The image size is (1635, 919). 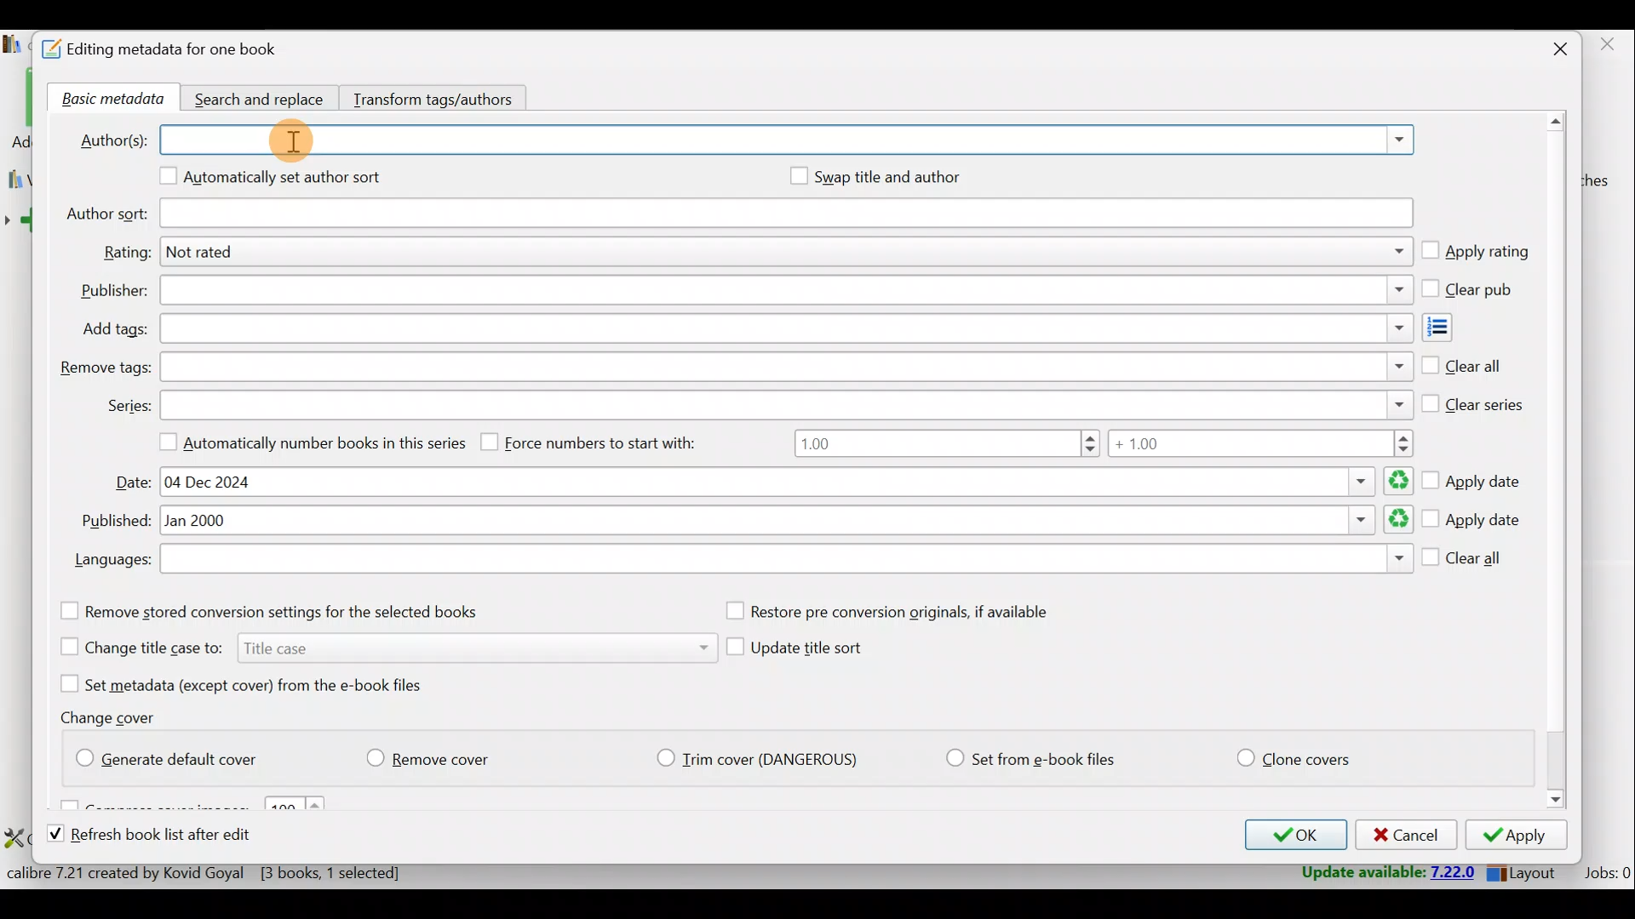 I want to click on Clone covers, so click(x=1290, y=755).